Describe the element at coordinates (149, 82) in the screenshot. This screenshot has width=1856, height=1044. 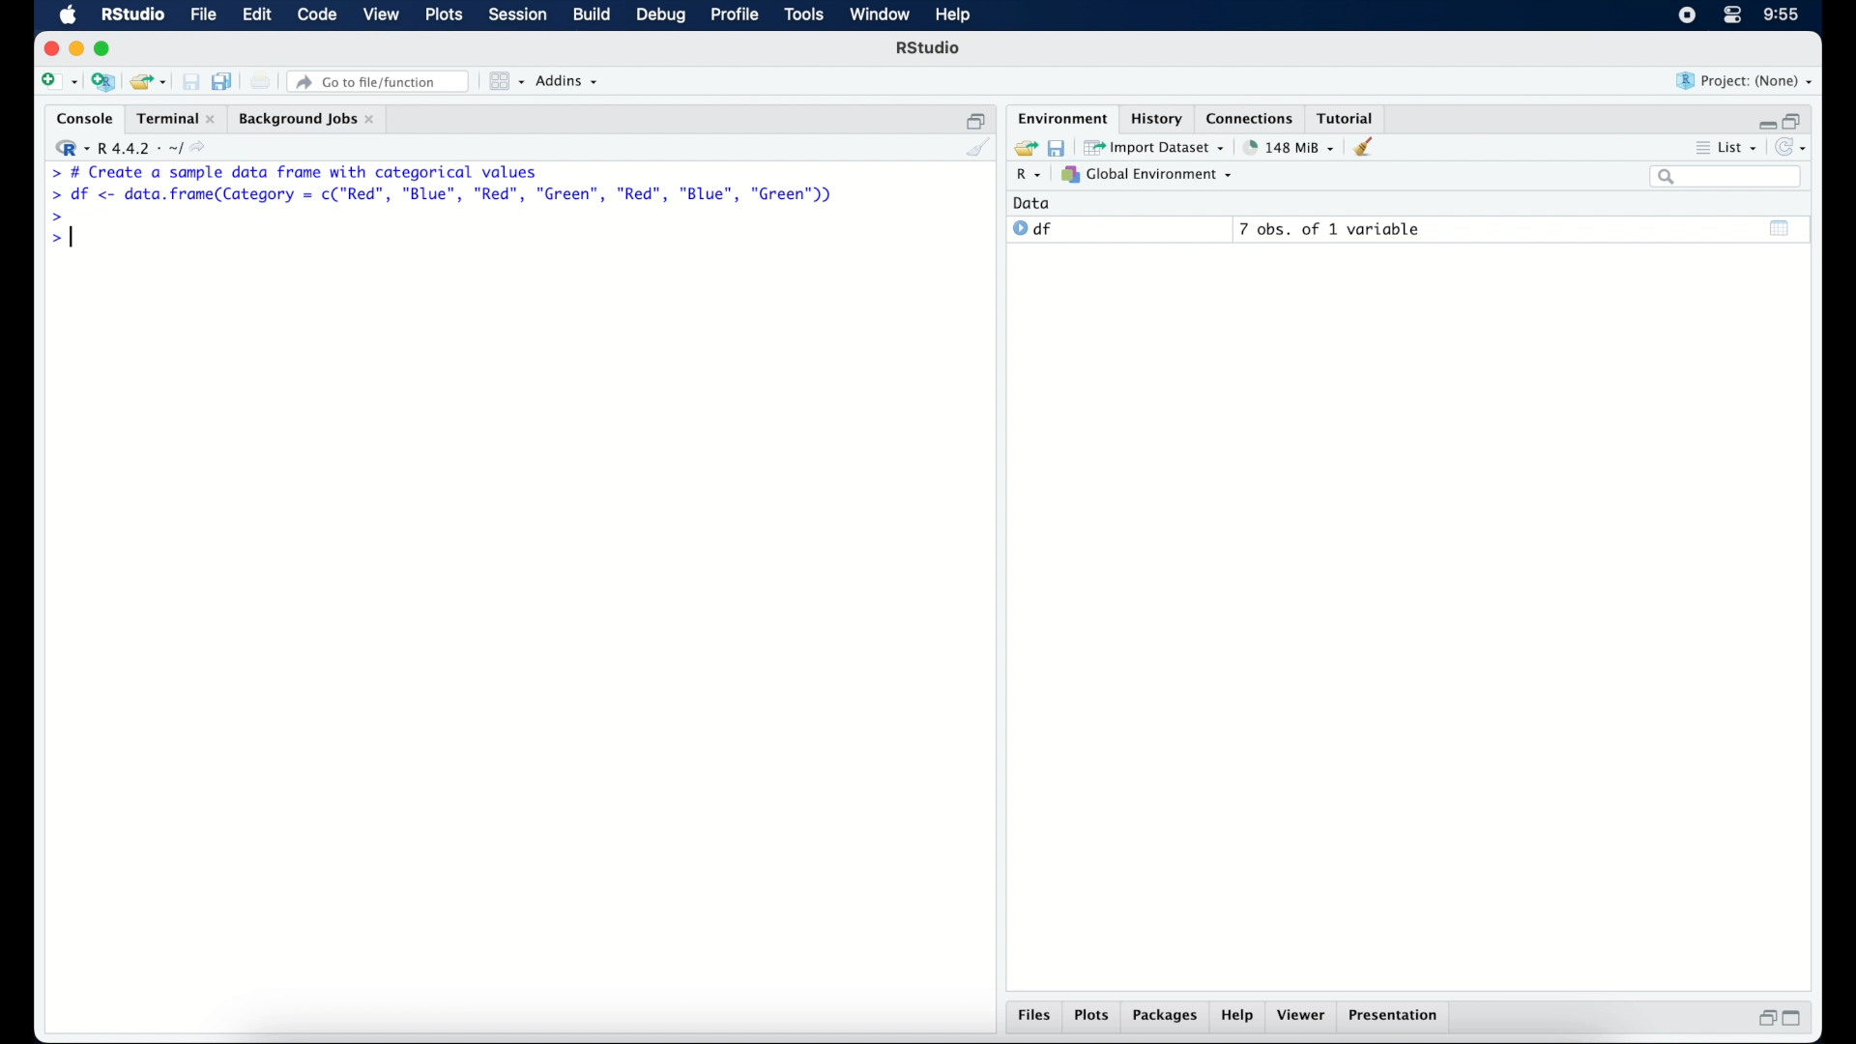
I see `open an existing project` at that location.